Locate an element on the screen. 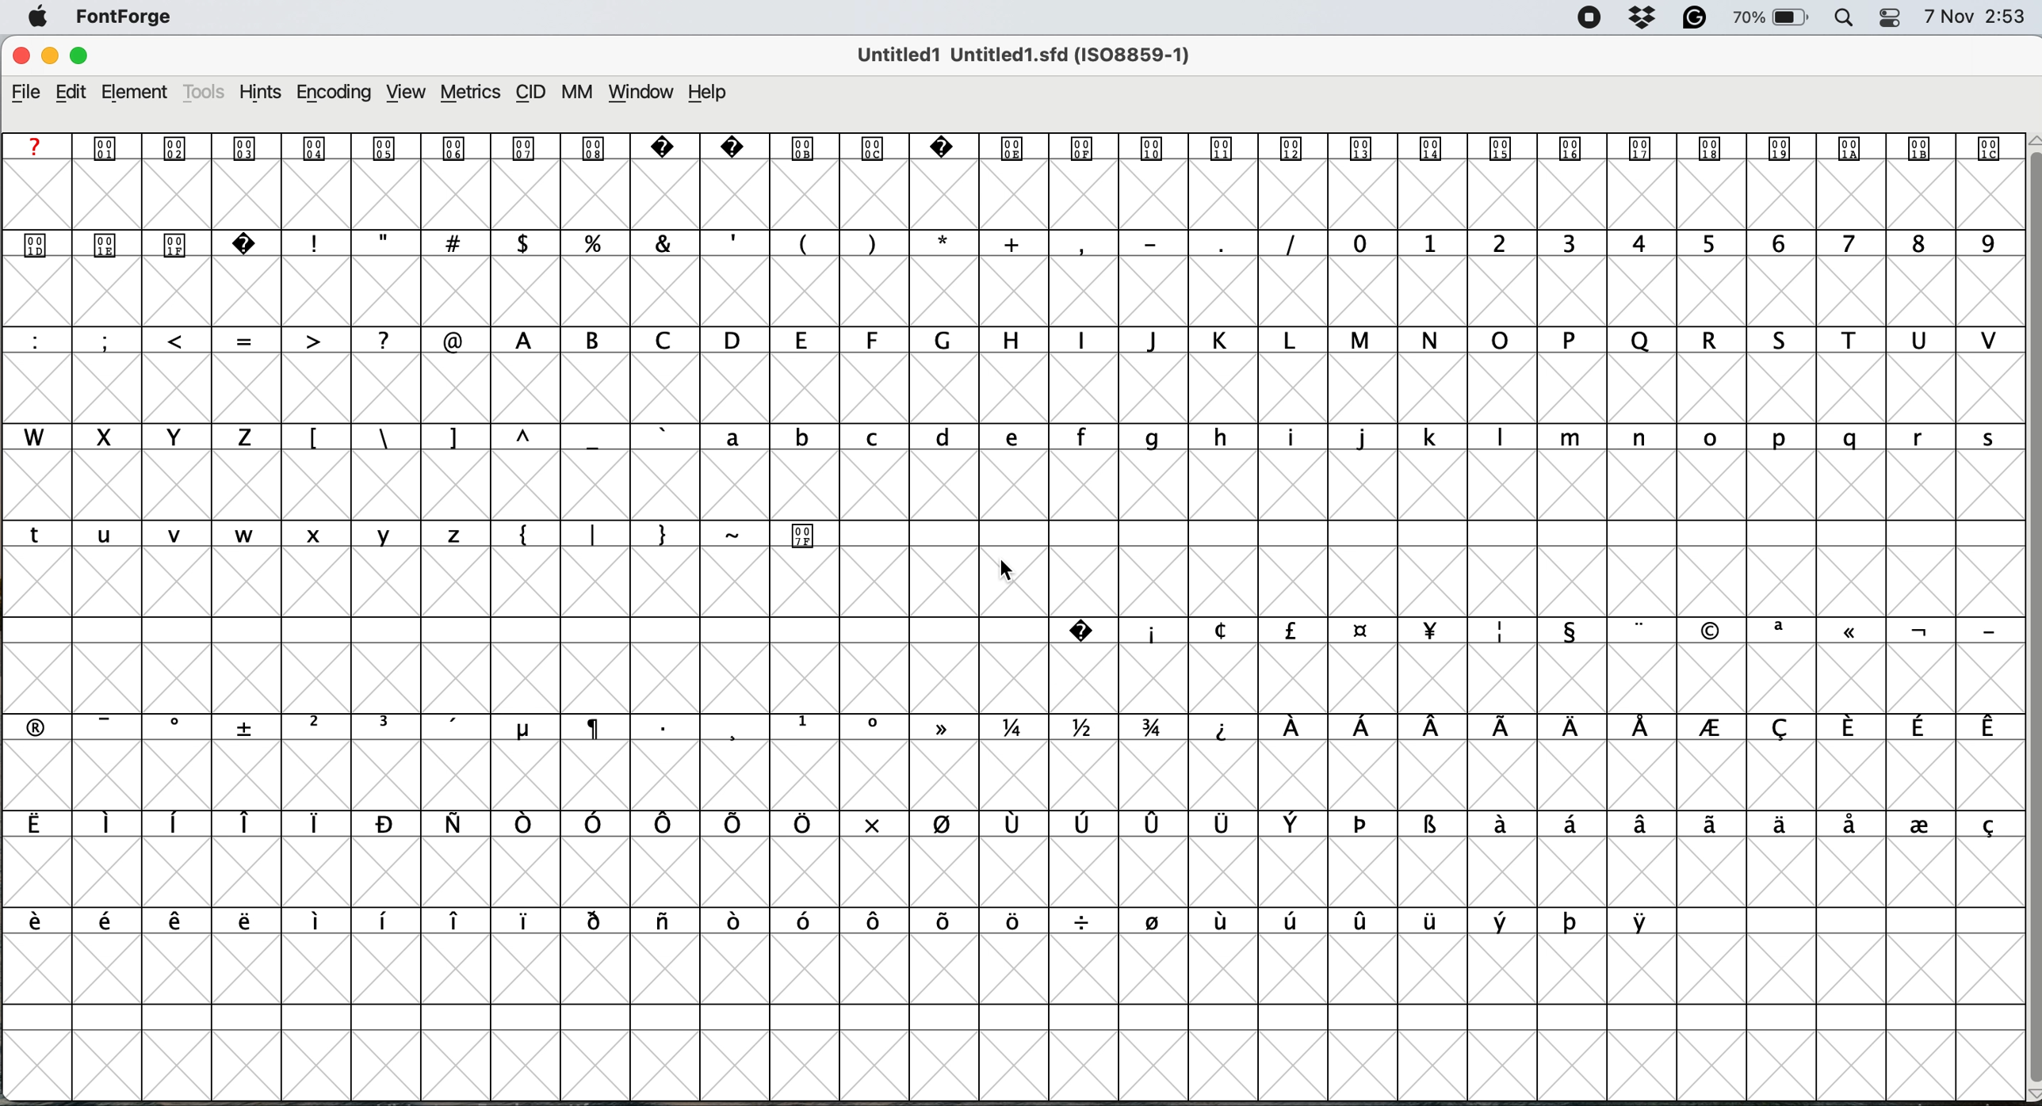 This screenshot has height=1106, width=2042.  is located at coordinates (81, 35).